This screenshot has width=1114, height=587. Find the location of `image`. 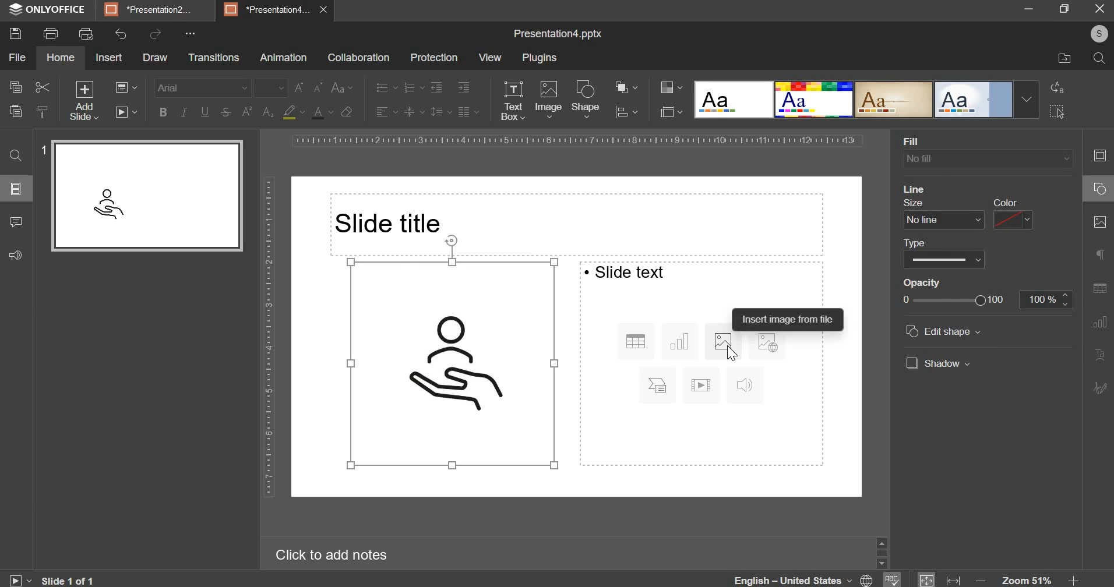

image is located at coordinates (452, 363).